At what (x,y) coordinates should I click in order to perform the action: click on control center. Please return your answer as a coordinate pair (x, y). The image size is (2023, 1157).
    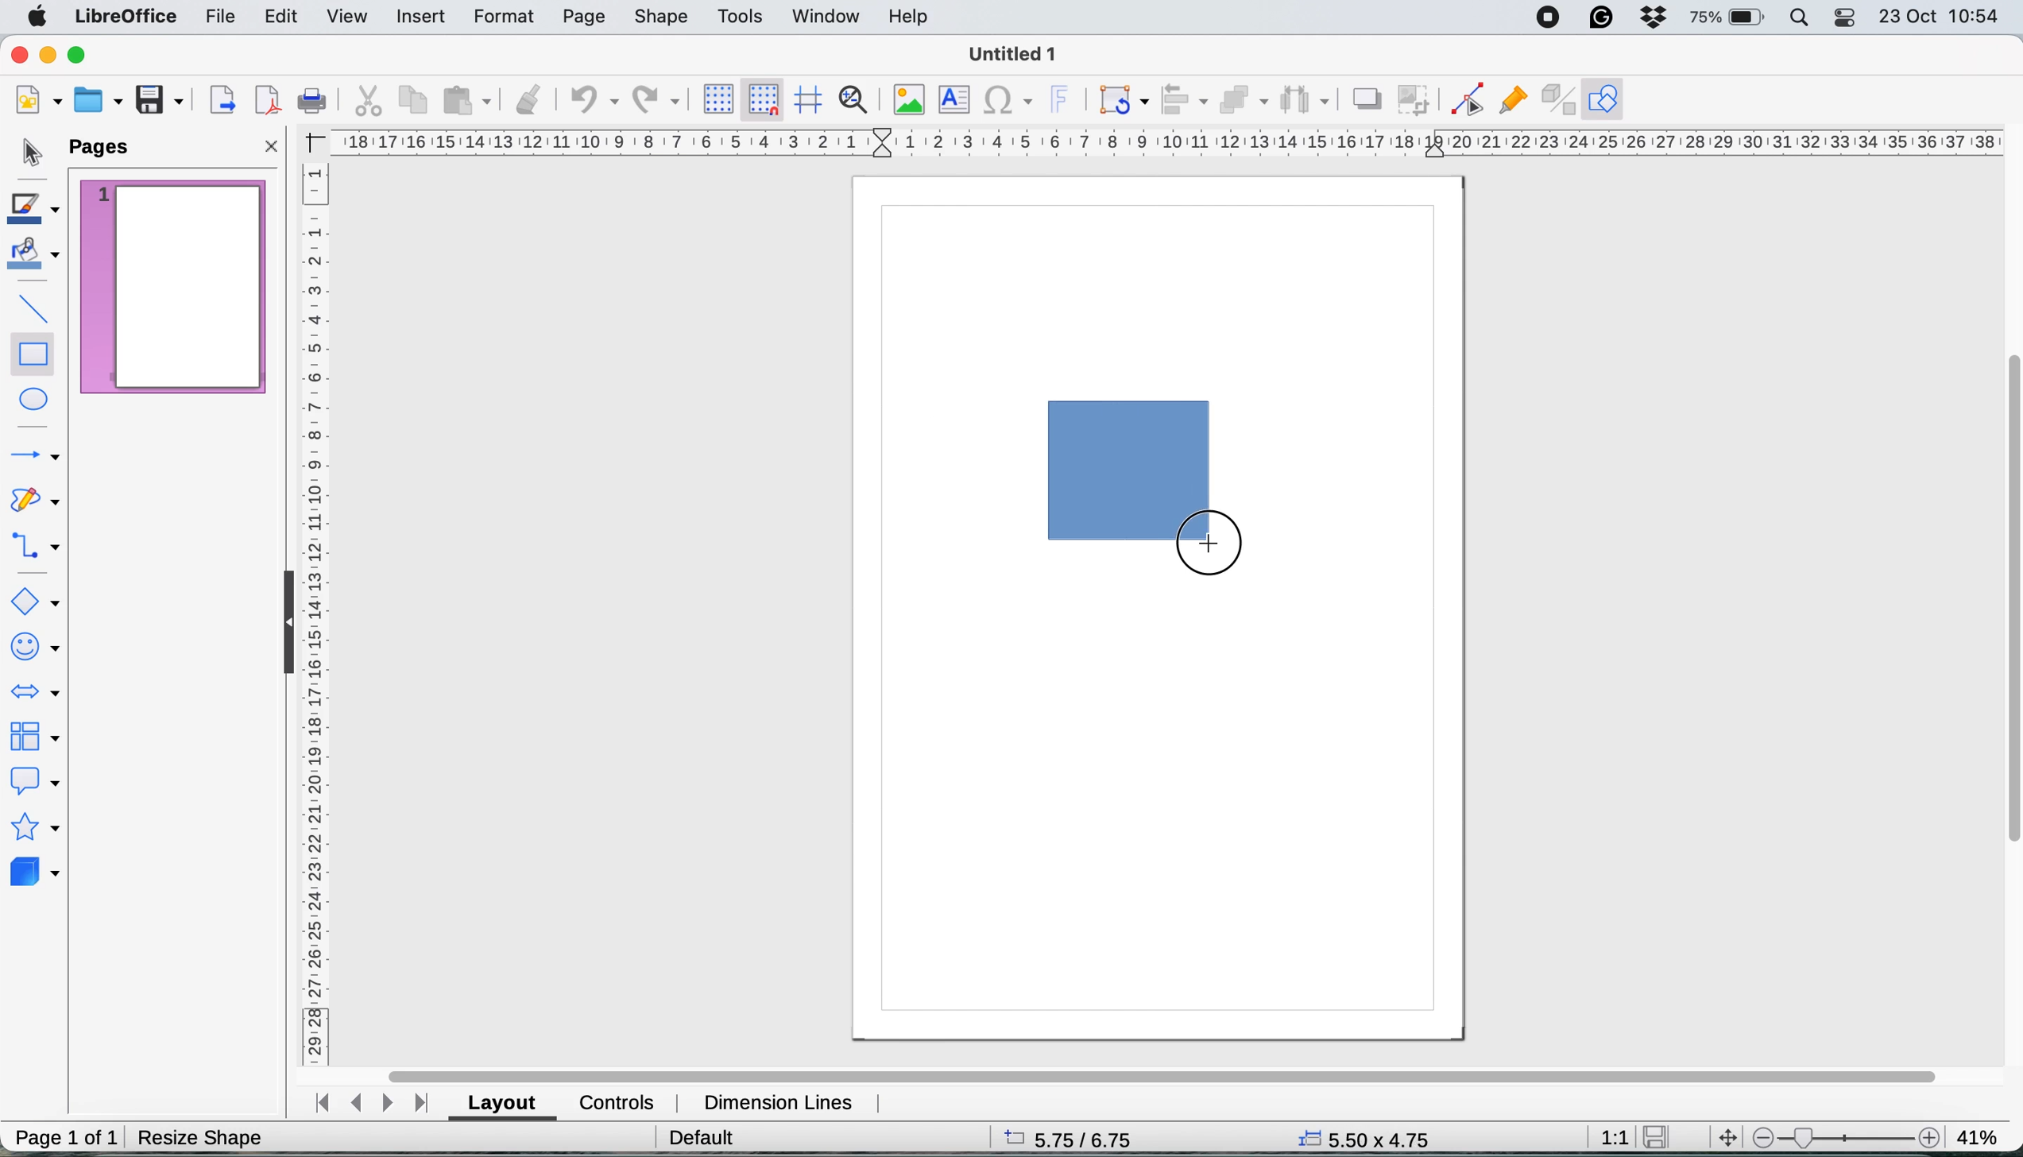
    Looking at the image, I should click on (1847, 17).